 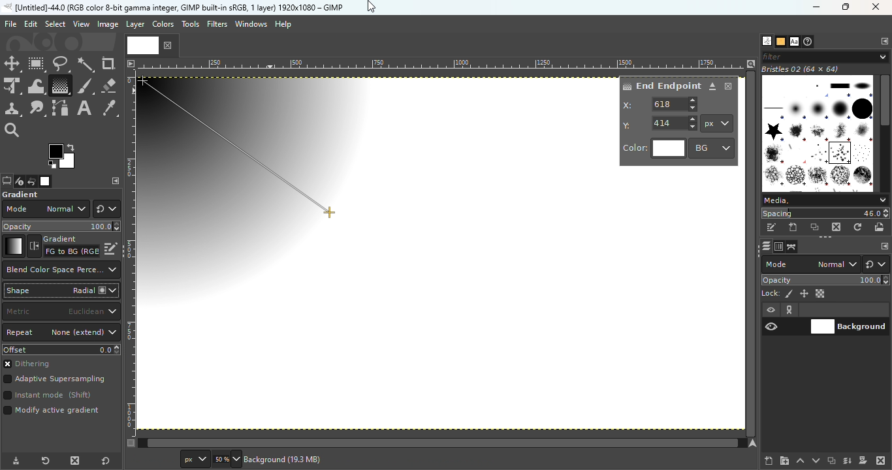 What do you see at coordinates (6, 182) in the screenshot?
I see `Open the tools option dialog` at bounding box center [6, 182].